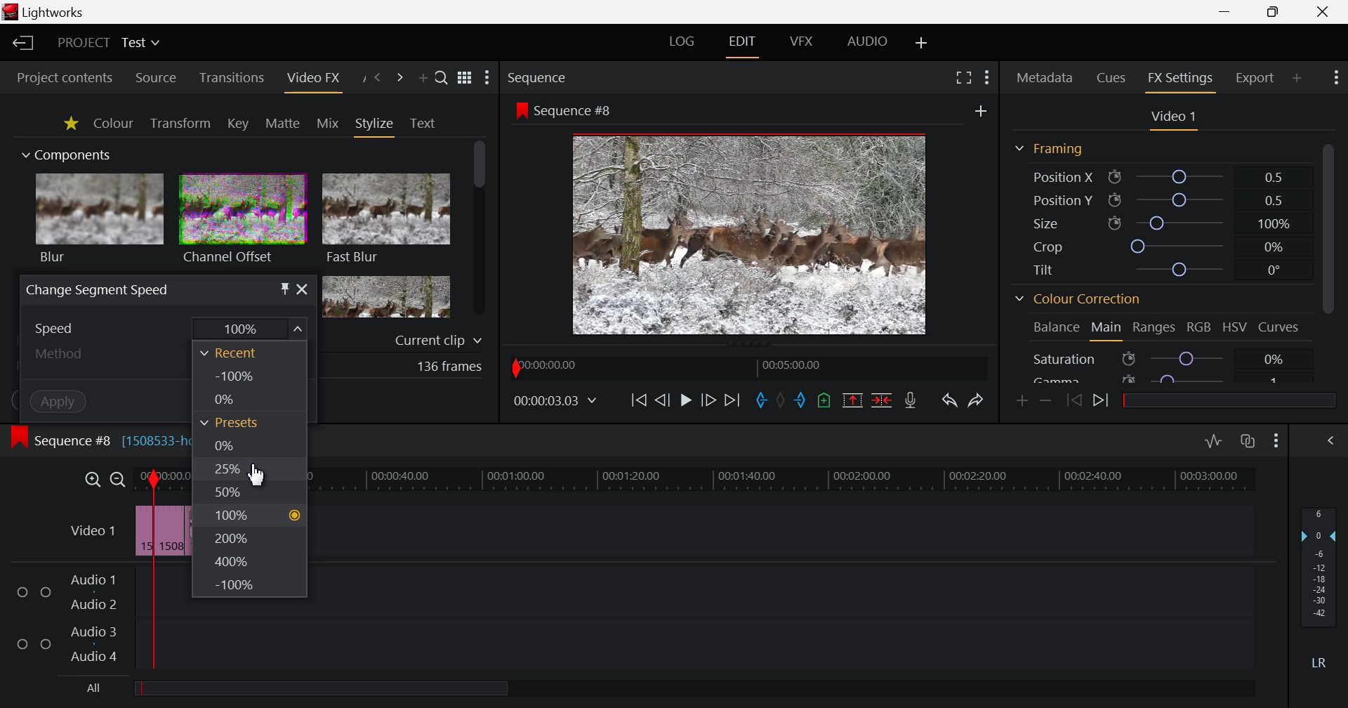 The image size is (1348, 708). Describe the element at coordinates (22, 44) in the screenshot. I see `Back to Homepage` at that location.